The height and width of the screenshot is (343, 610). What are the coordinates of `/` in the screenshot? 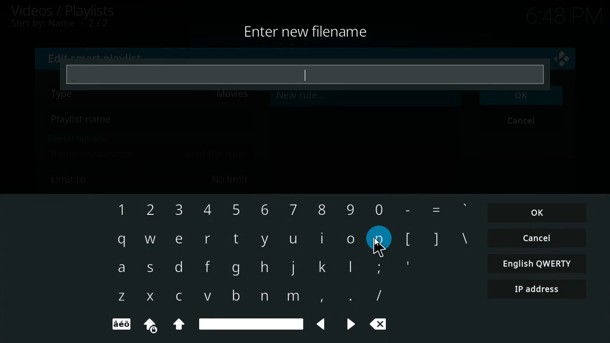 It's located at (379, 296).